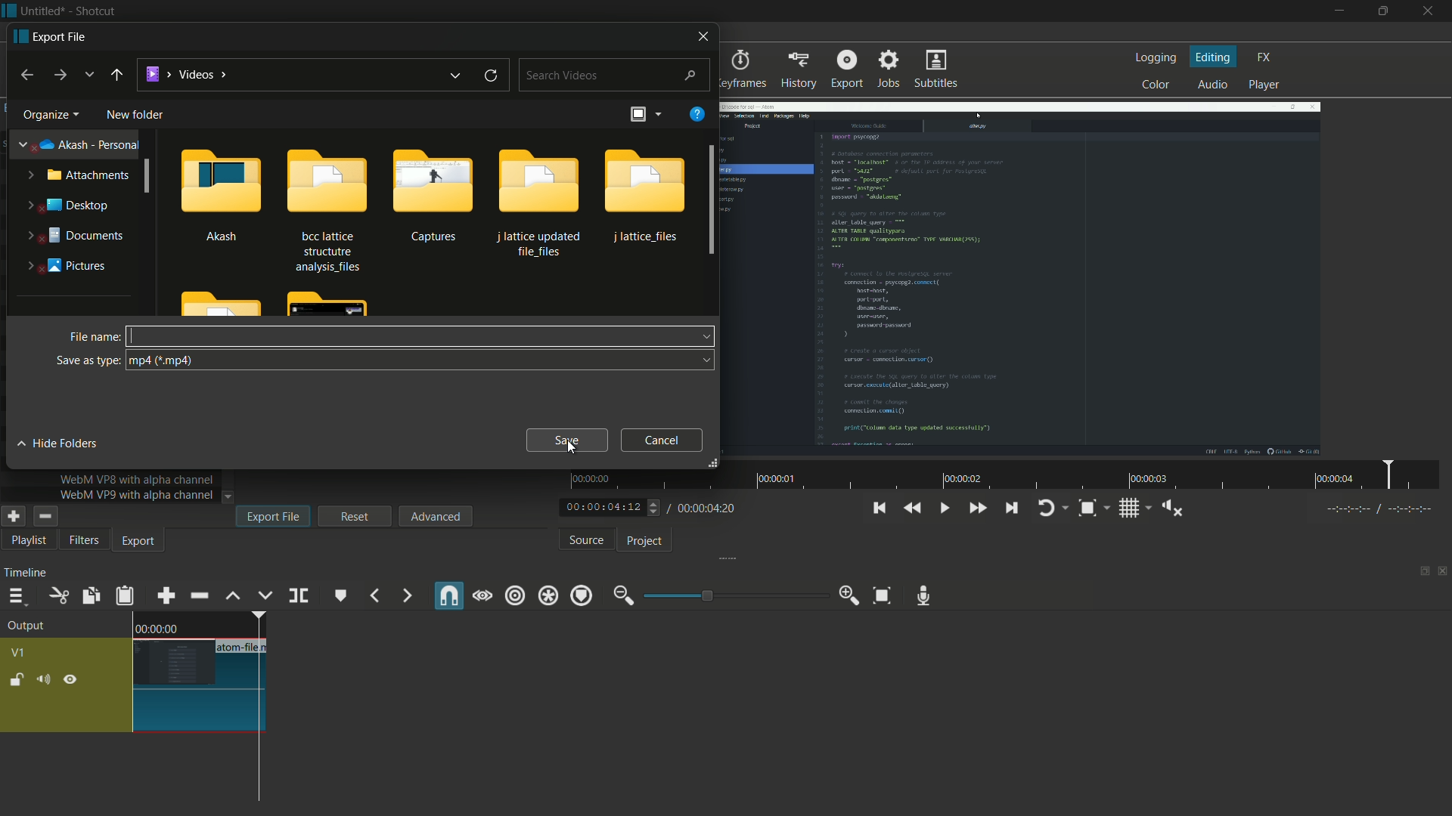 The image size is (1452, 816). I want to click on reset, so click(355, 515).